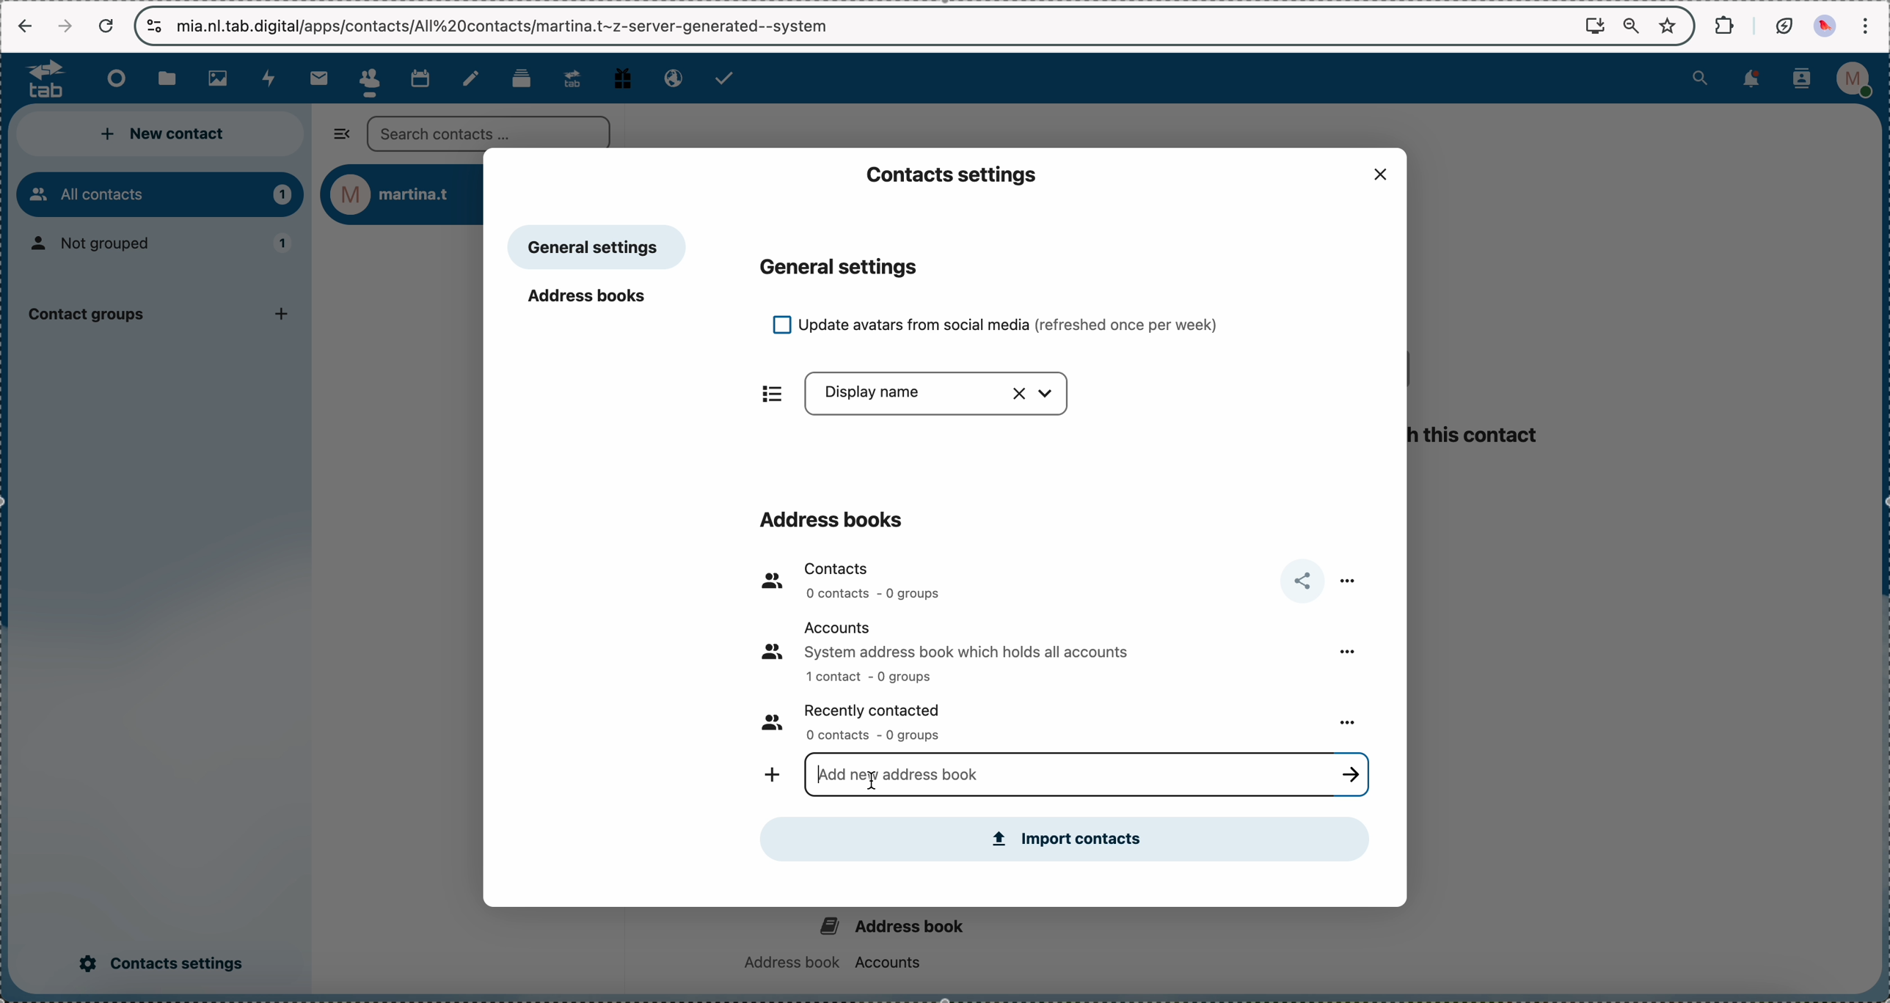 This screenshot has width=1890, height=1003. Describe the element at coordinates (164, 136) in the screenshot. I see `new contact` at that location.